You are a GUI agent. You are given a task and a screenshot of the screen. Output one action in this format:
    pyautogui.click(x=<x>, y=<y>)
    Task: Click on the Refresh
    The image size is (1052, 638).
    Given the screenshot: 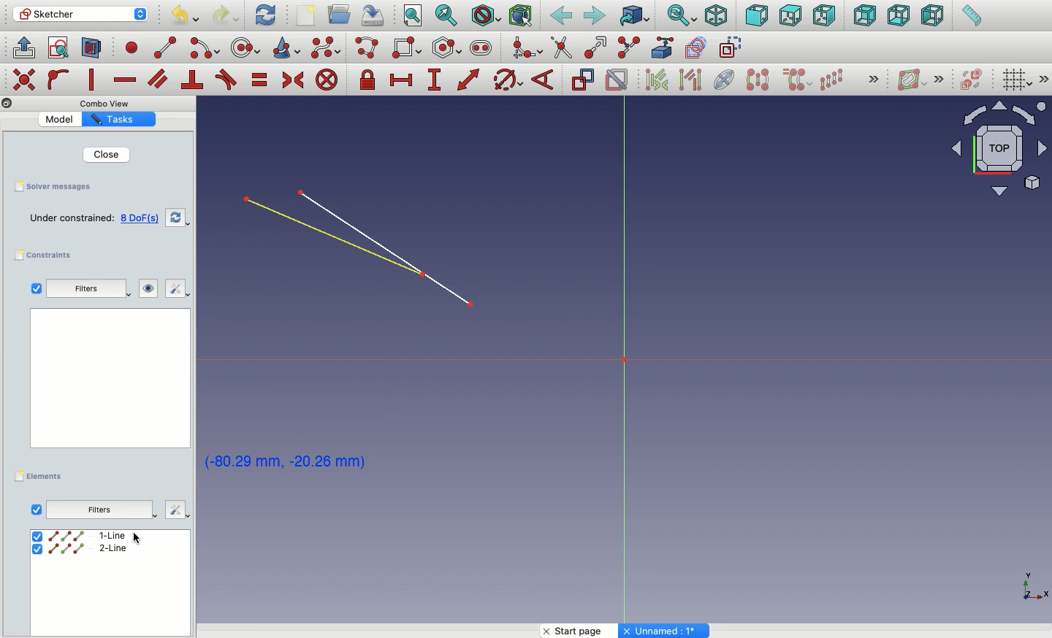 What is the action you would take?
    pyautogui.click(x=265, y=15)
    